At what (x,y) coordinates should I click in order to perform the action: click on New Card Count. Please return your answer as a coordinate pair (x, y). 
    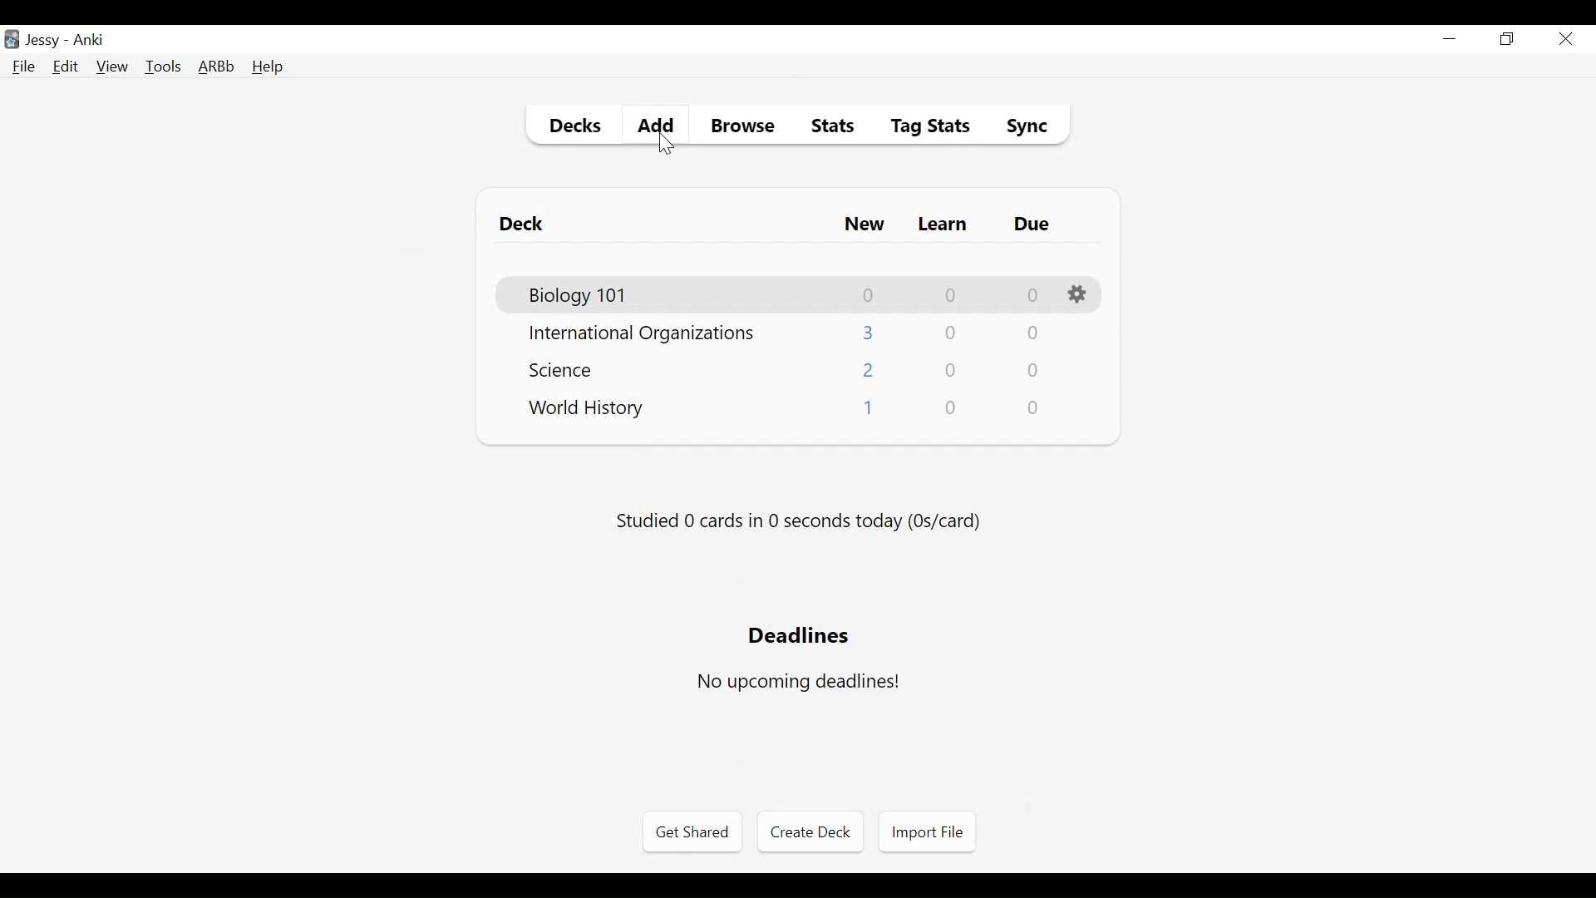
    Looking at the image, I should click on (869, 333).